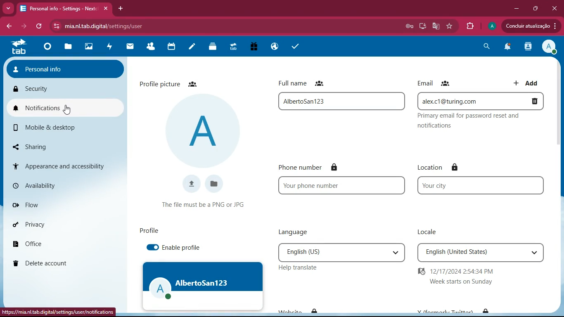 The height and width of the screenshot is (317, 564). I want to click on layers, so click(211, 46).